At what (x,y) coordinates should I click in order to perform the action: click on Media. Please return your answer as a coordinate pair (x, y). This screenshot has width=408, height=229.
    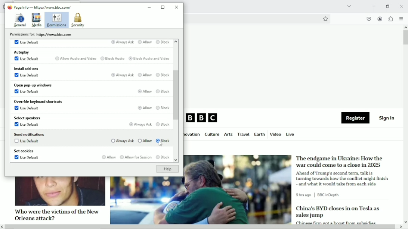
    Looking at the image, I should click on (37, 20).